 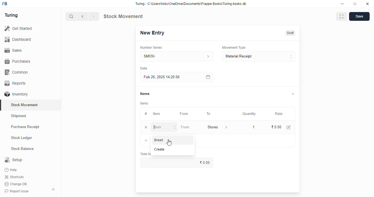 What do you see at coordinates (177, 56) in the screenshot?
I see `SMOV-` at bounding box center [177, 56].